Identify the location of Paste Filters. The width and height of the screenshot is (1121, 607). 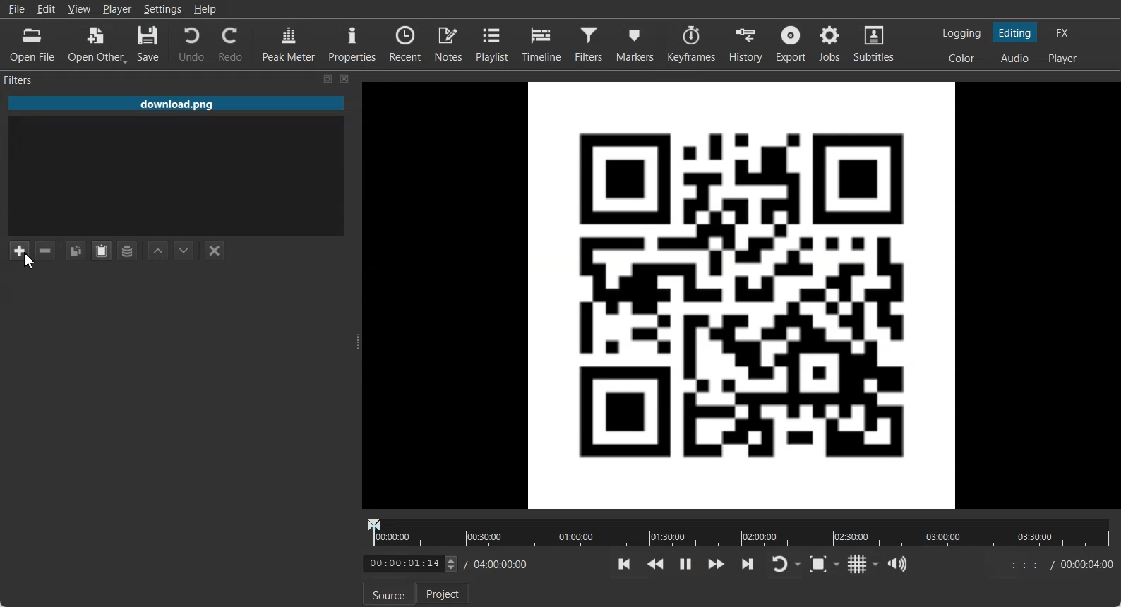
(102, 251).